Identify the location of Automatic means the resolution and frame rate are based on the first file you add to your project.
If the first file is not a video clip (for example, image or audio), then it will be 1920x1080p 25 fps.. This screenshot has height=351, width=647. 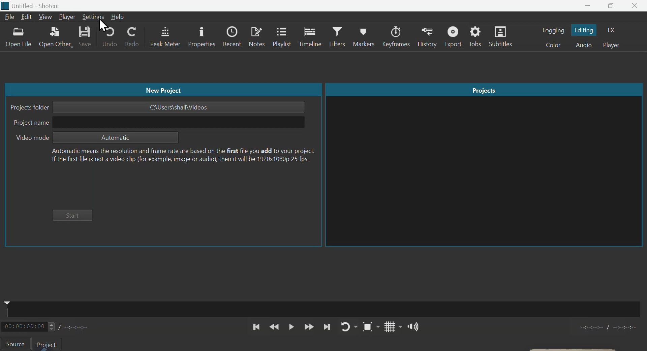
(182, 156).